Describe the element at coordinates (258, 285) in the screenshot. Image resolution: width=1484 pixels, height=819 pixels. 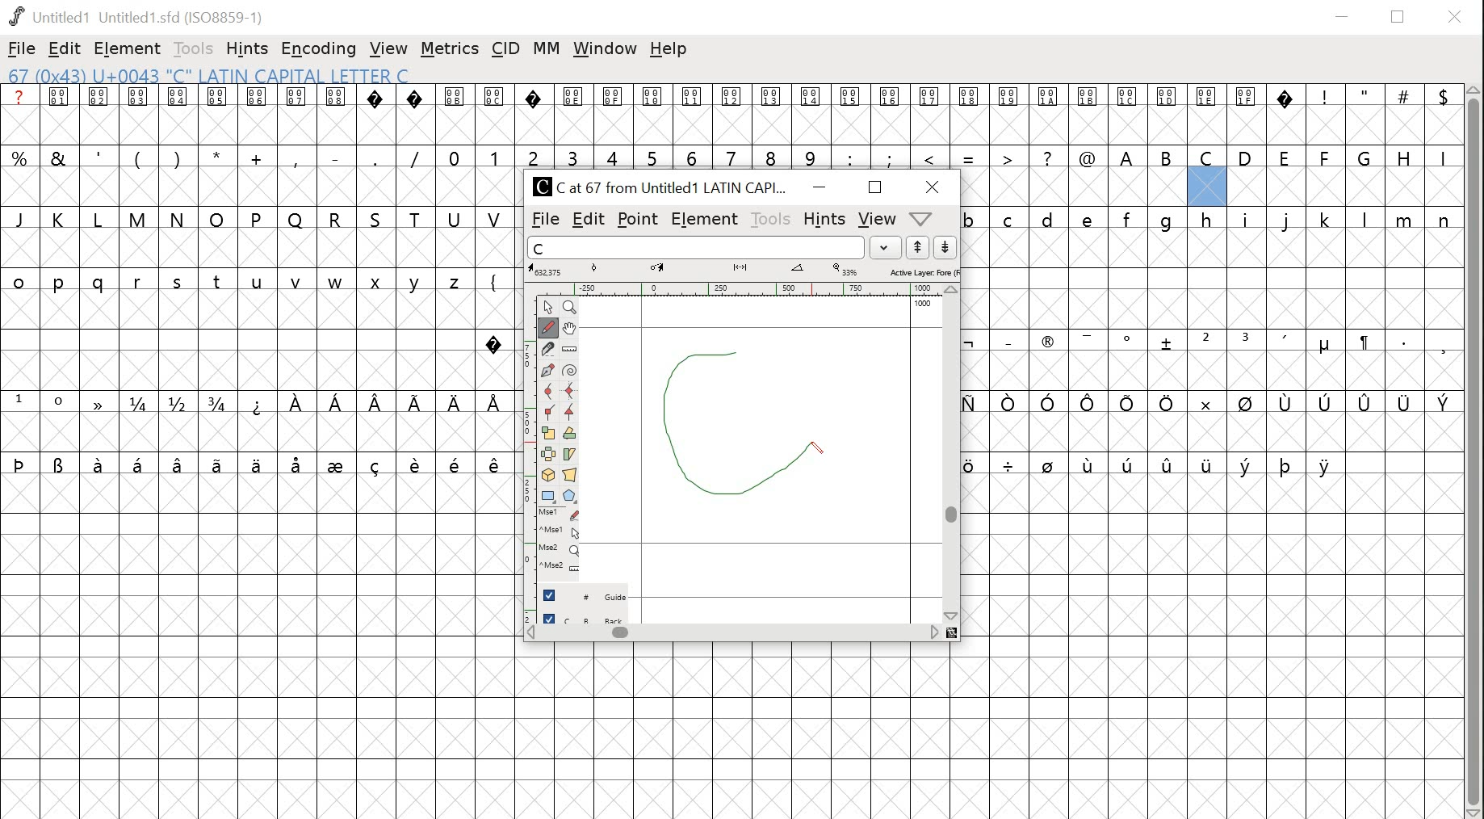
I see `glyphs` at that location.